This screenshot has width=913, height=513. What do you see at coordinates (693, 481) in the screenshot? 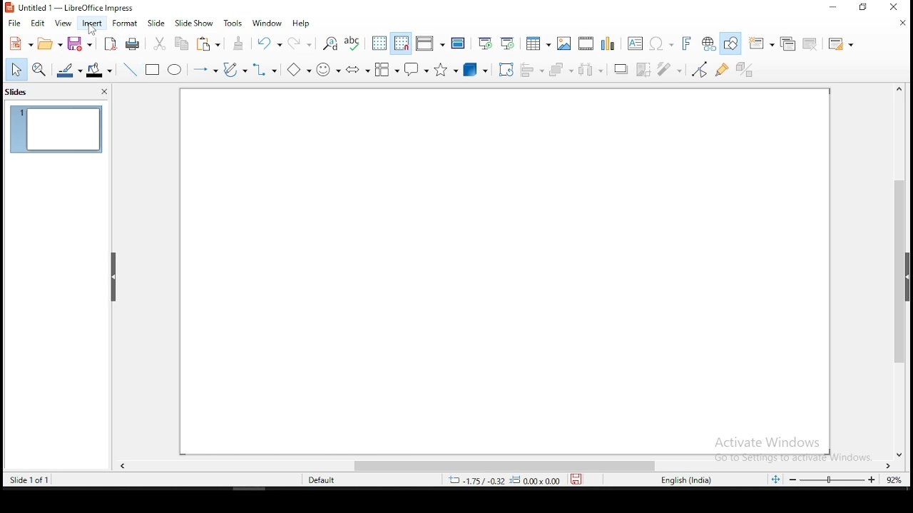
I see `english (india)` at bounding box center [693, 481].